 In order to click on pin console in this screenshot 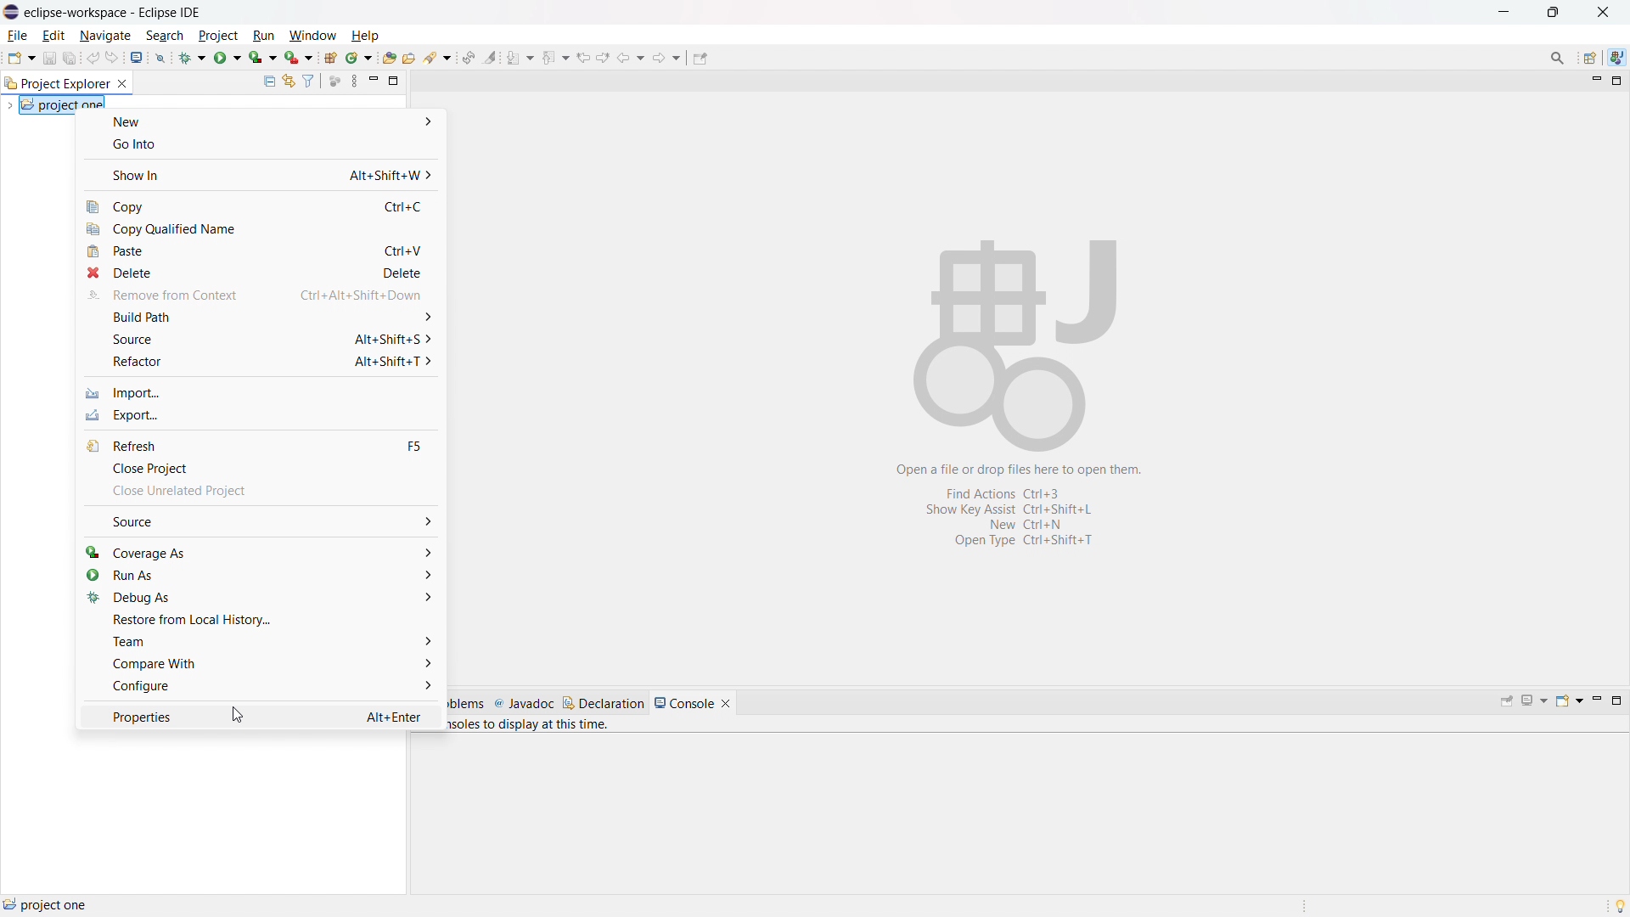, I will do `click(1507, 702)`.